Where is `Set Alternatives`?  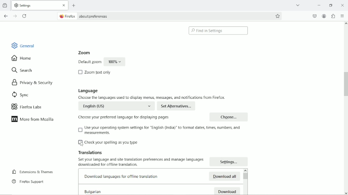
Set Alternatives is located at coordinates (175, 107).